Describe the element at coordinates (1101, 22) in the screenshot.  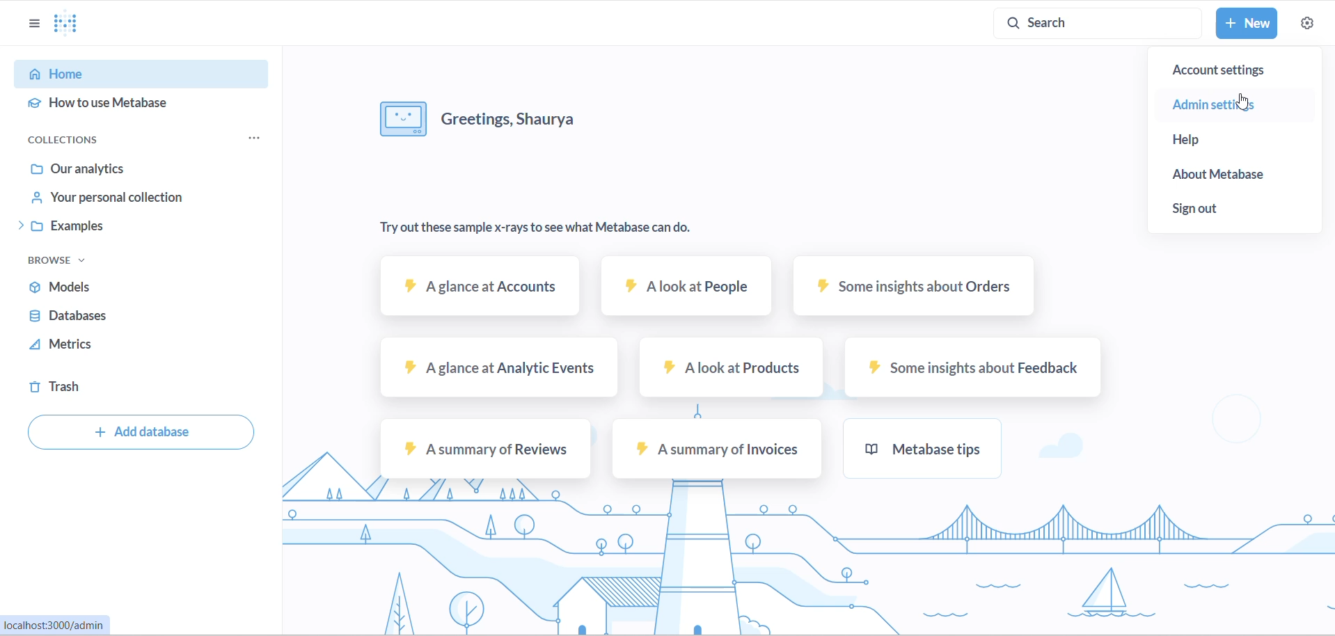
I see `search button` at that location.